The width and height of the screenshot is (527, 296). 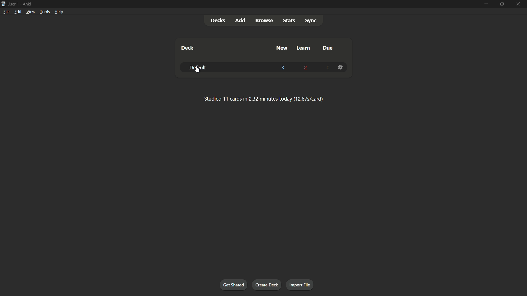 What do you see at coordinates (304, 67) in the screenshot?
I see `2` at bounding box center [304, 67].